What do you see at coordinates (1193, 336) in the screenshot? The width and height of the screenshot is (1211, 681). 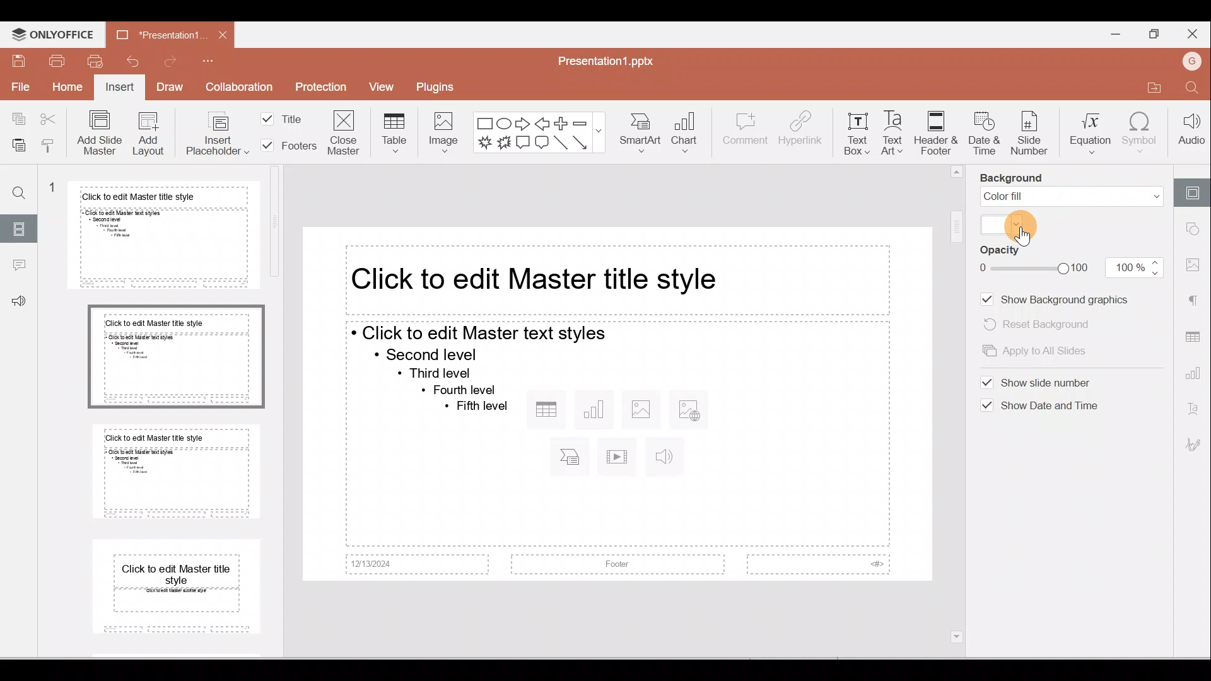 I see `Table settings` at bounding box center [1193, 336].